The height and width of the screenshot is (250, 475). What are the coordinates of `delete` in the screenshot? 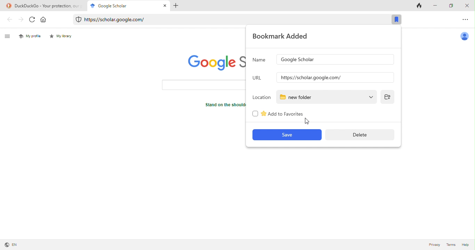 It's located at (360, 134).